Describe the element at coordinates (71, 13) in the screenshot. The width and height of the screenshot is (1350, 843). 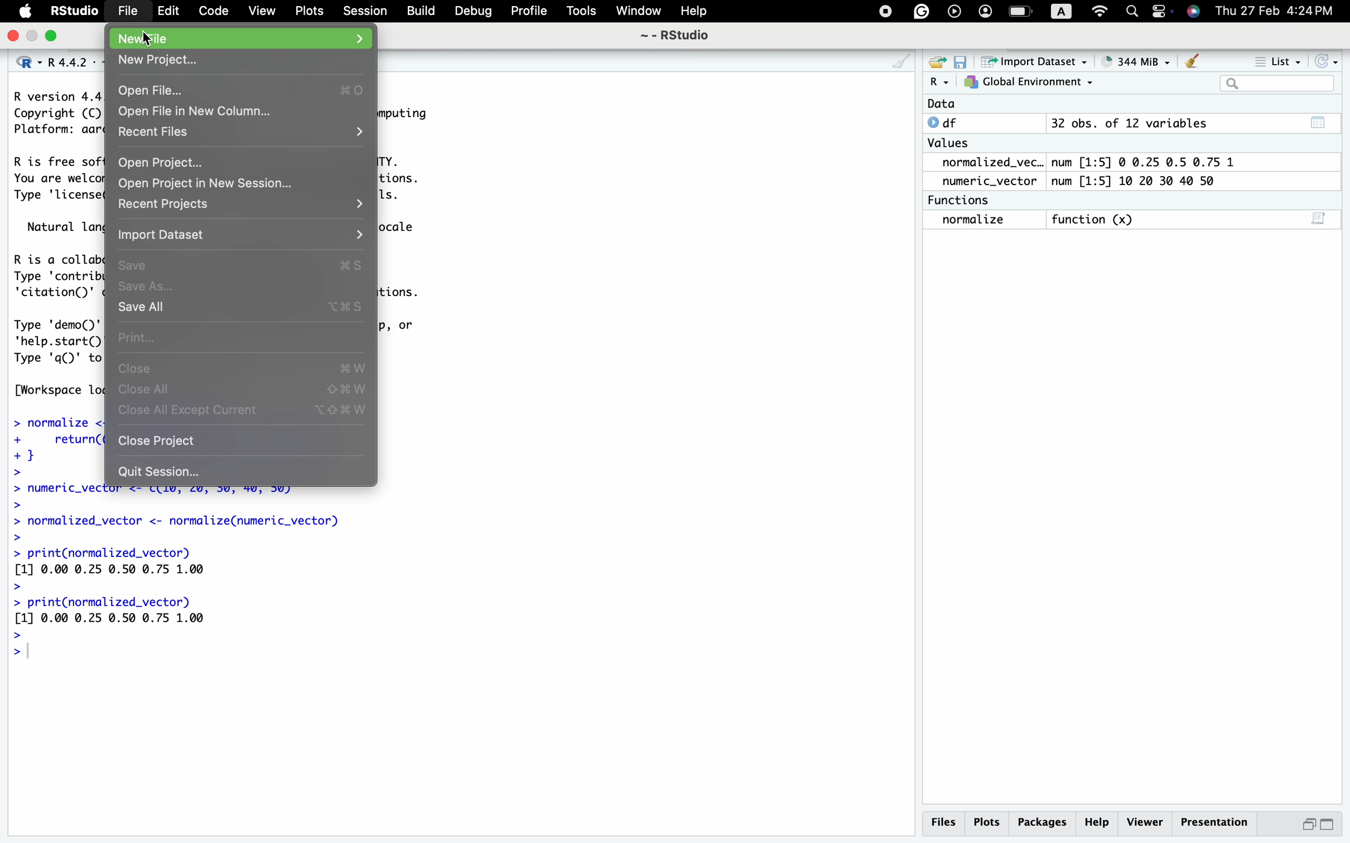
I see `RStudio` at that location.